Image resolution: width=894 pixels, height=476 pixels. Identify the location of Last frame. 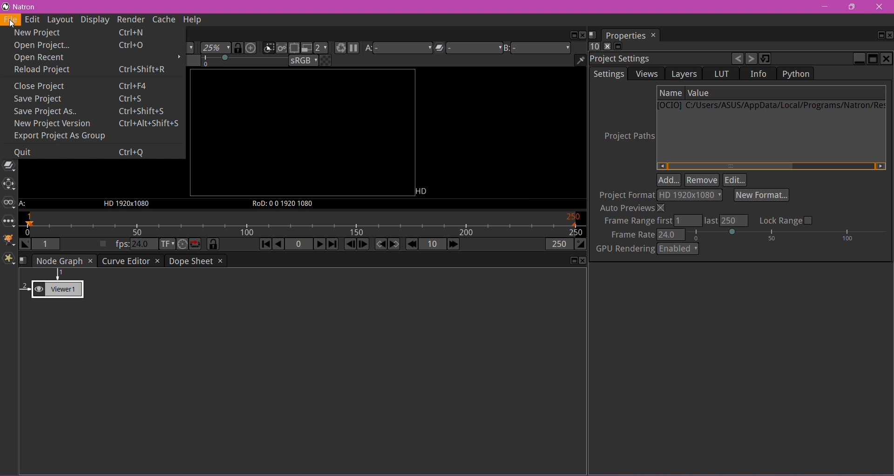
(332, 245).